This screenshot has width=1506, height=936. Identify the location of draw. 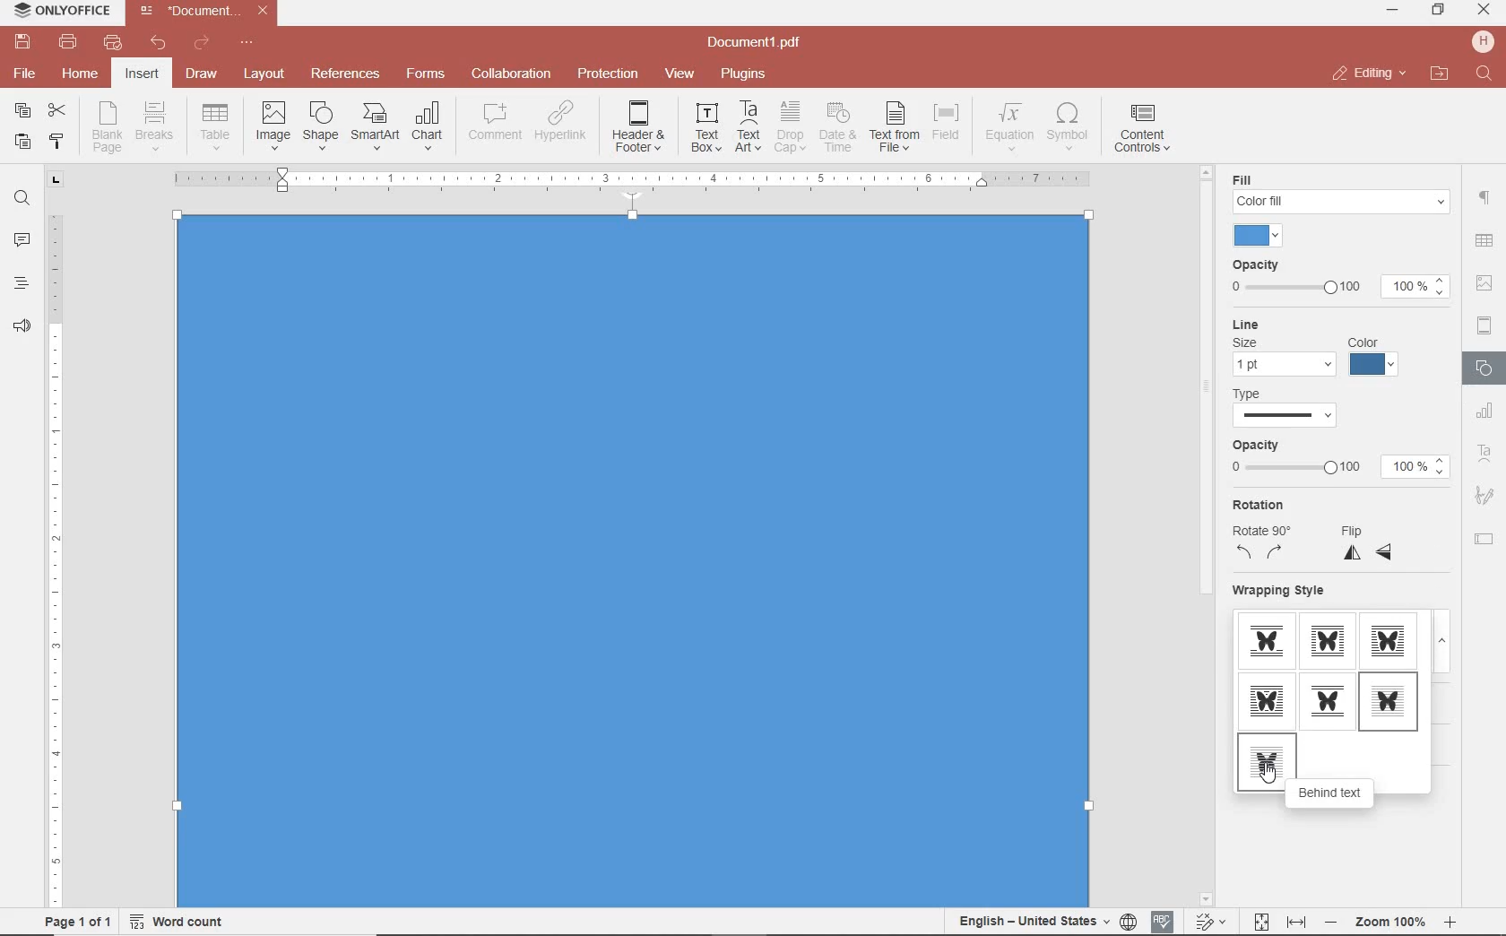
(203, 73).